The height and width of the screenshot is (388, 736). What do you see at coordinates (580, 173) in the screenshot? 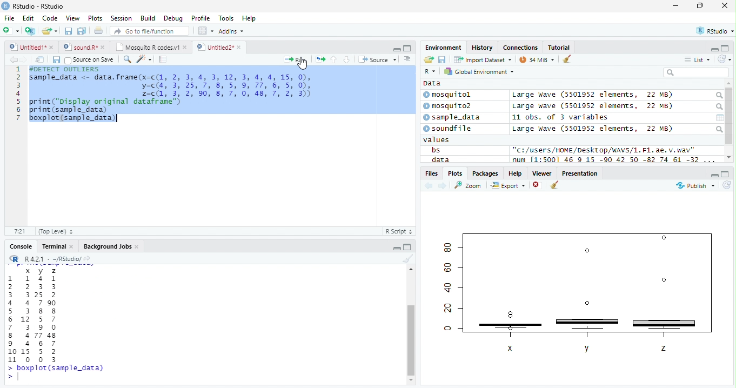
I see `Presentation` at bounding box center [580, 173].